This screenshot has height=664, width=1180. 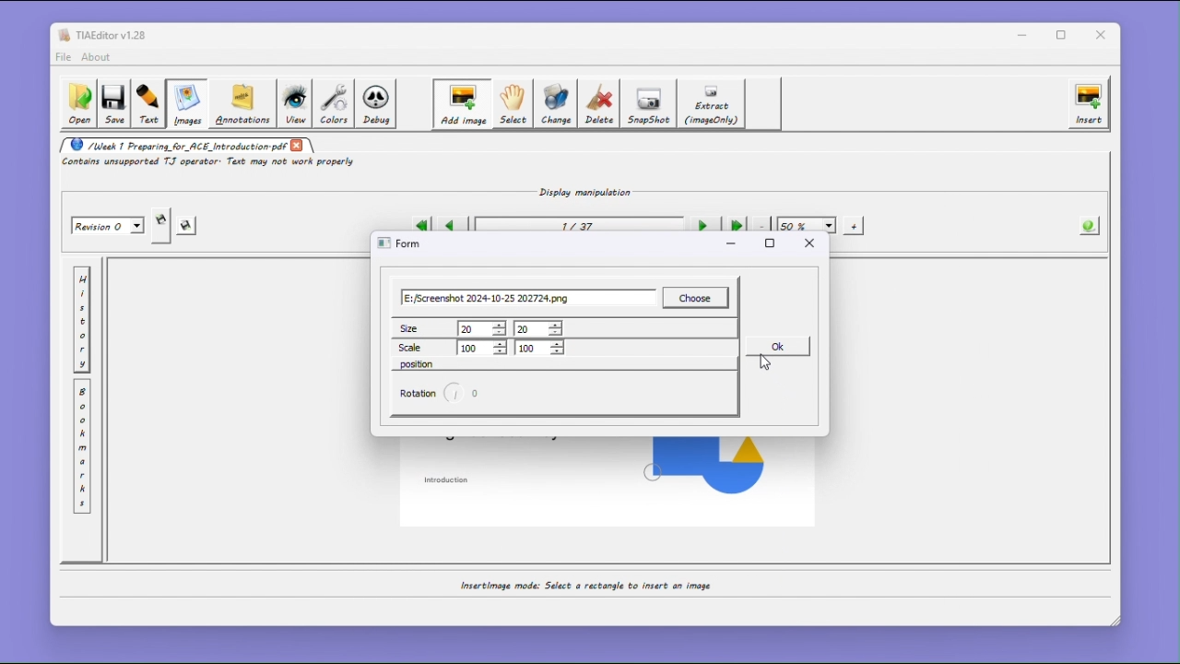 What do you see at coordinates (378, 104) in the screenshot?
I see `Debug` at bounding box center [378, 104].